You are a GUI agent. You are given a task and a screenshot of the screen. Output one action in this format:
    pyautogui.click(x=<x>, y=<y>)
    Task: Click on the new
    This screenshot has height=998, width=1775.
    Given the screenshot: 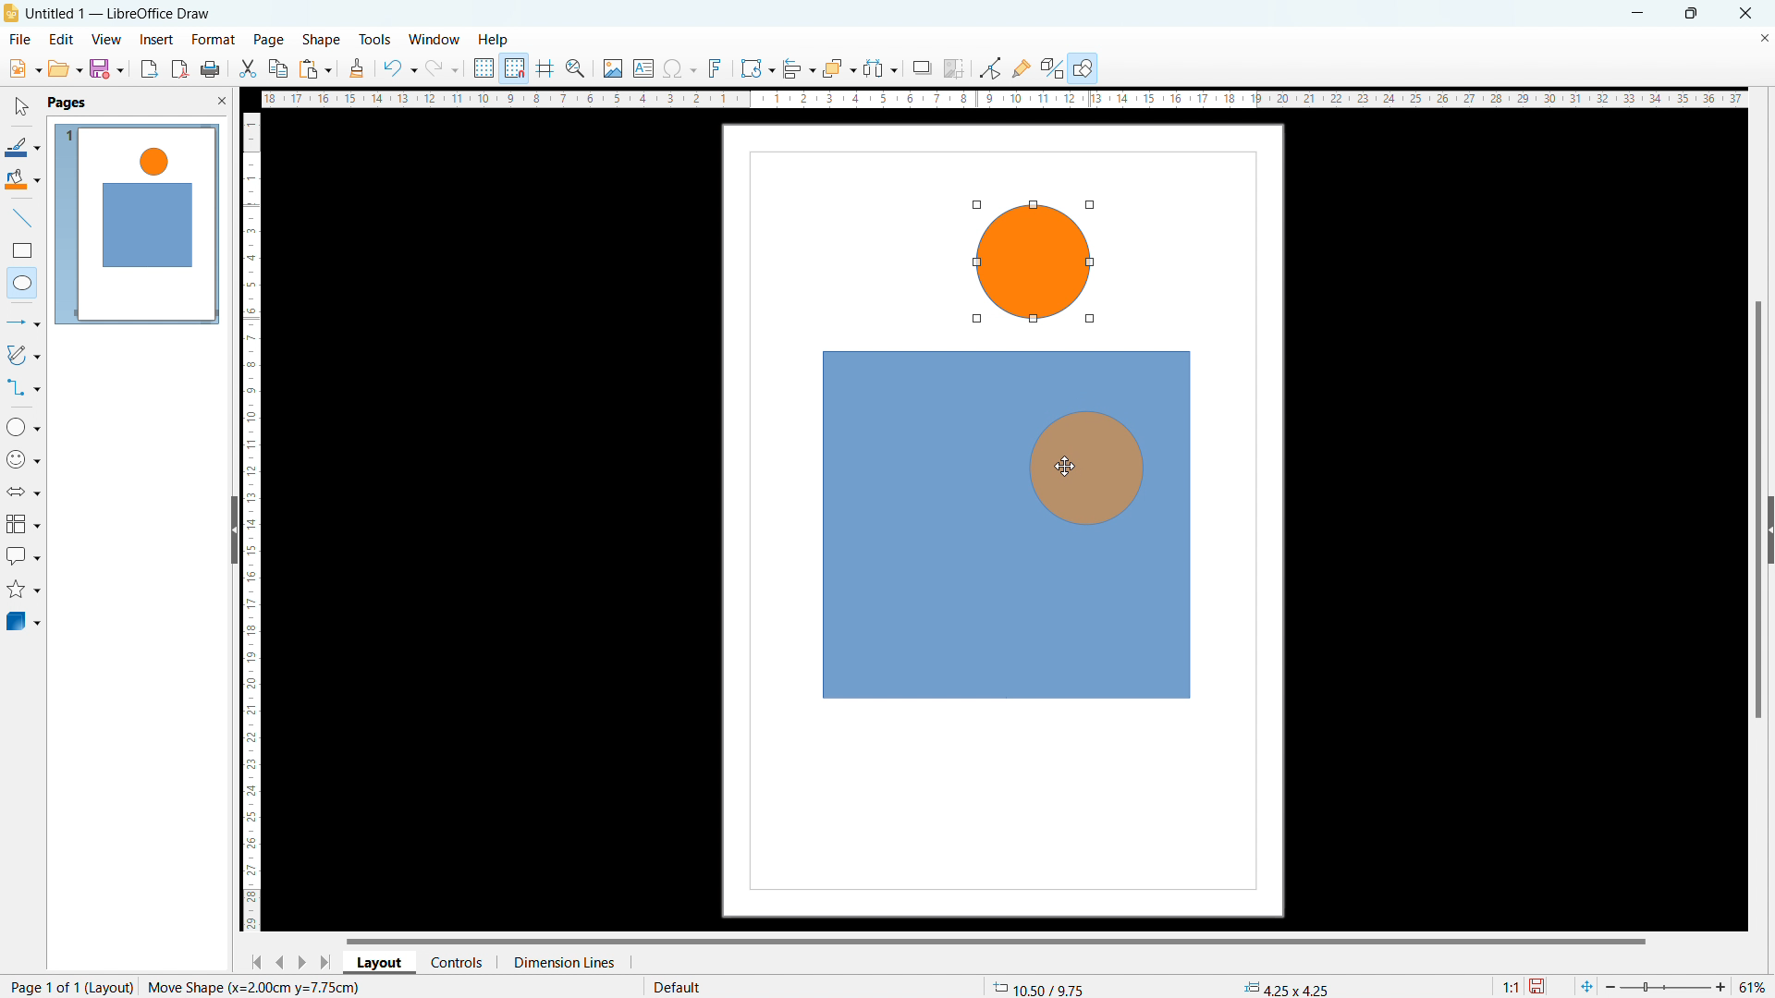 What is the action you would take?
    pyautogui.click(x=24, y=68)
    